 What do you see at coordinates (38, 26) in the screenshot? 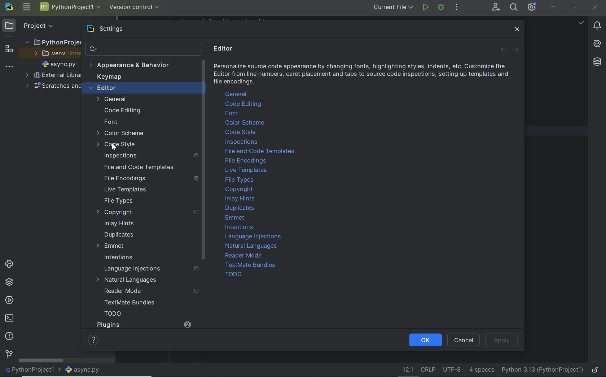
I see `Project` at bounding box center [38, 26].